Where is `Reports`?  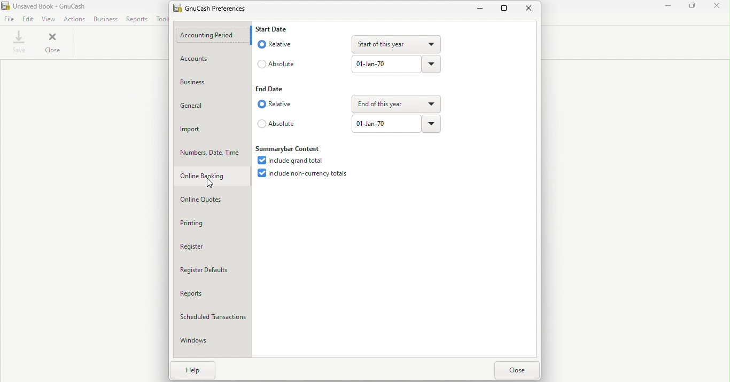 Reports is located at coordinates (213, 293).